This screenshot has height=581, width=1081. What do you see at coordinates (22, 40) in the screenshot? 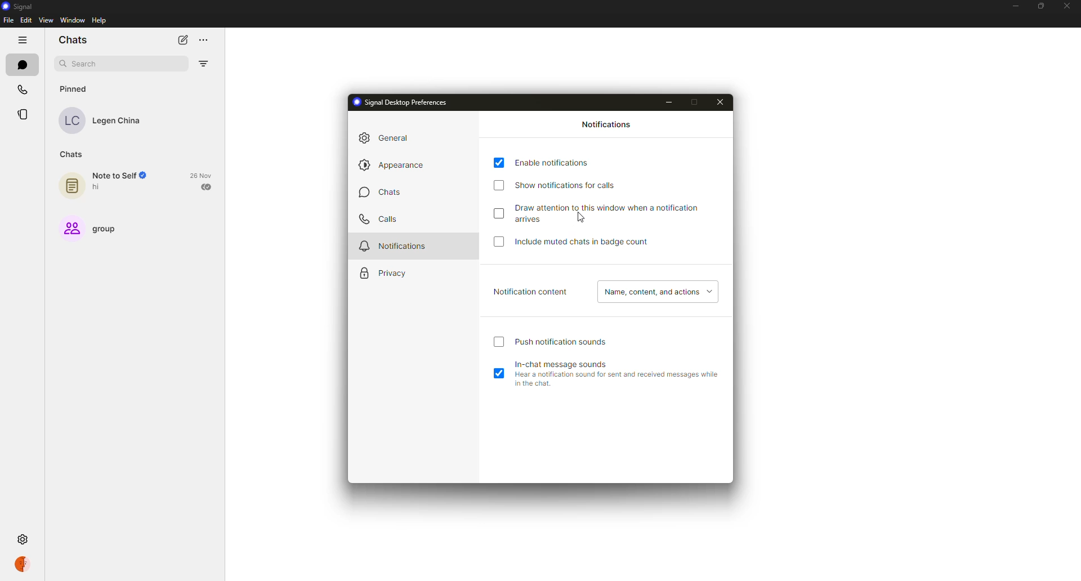
I see `hide tabs` at bounding box center [22, 40].